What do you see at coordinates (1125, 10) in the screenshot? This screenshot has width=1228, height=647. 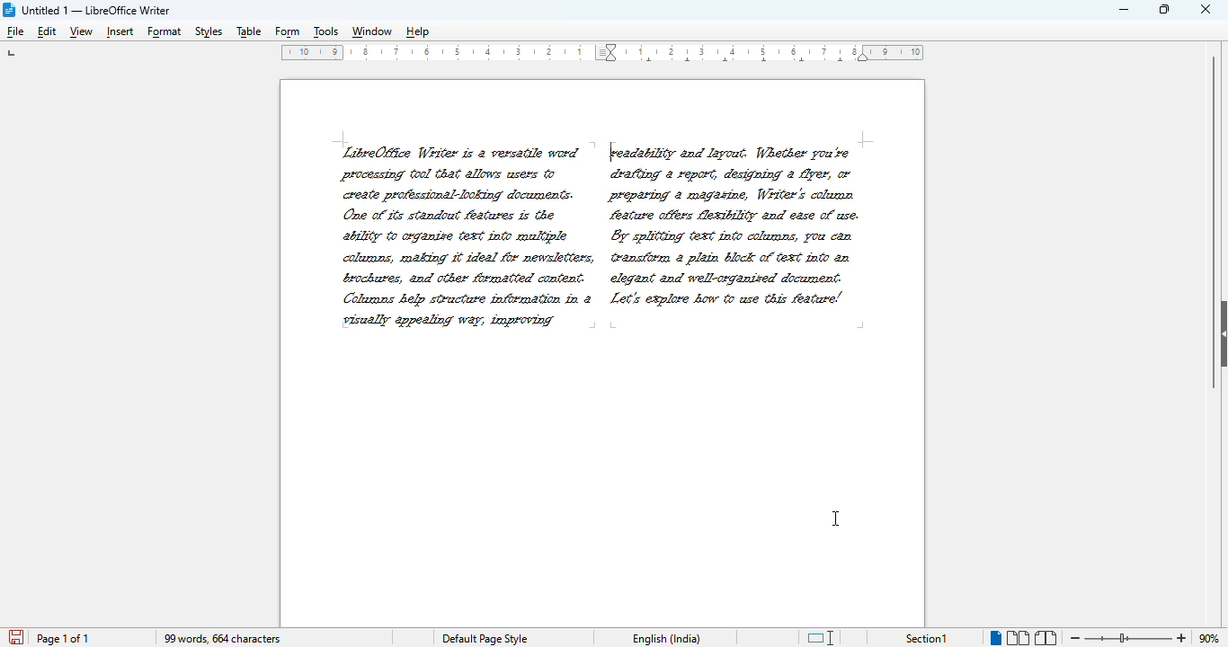 I see `minimize` at bounding box center [1125, 10].